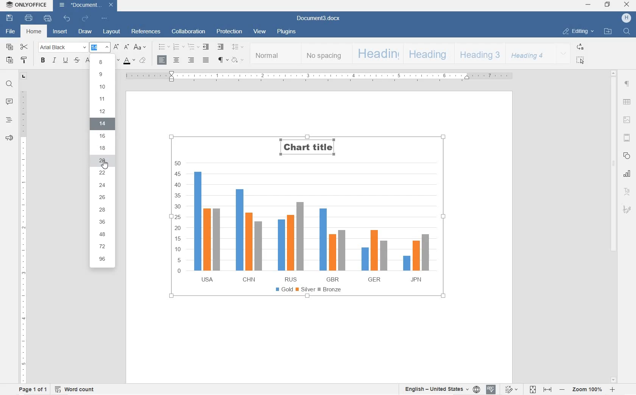  What do you see at coordinates (479, 54) in the screenshot?
I see `HEADING 3` at bounding box center [479, 54].